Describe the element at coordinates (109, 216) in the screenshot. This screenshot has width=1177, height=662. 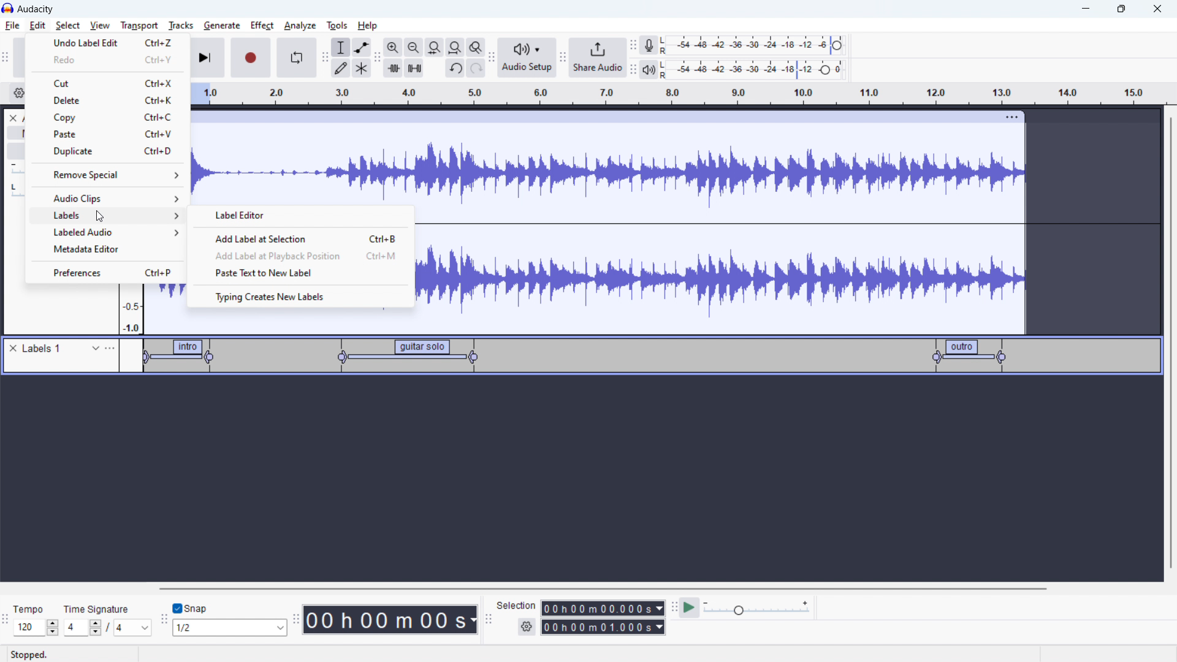
I see `labels` at that location.